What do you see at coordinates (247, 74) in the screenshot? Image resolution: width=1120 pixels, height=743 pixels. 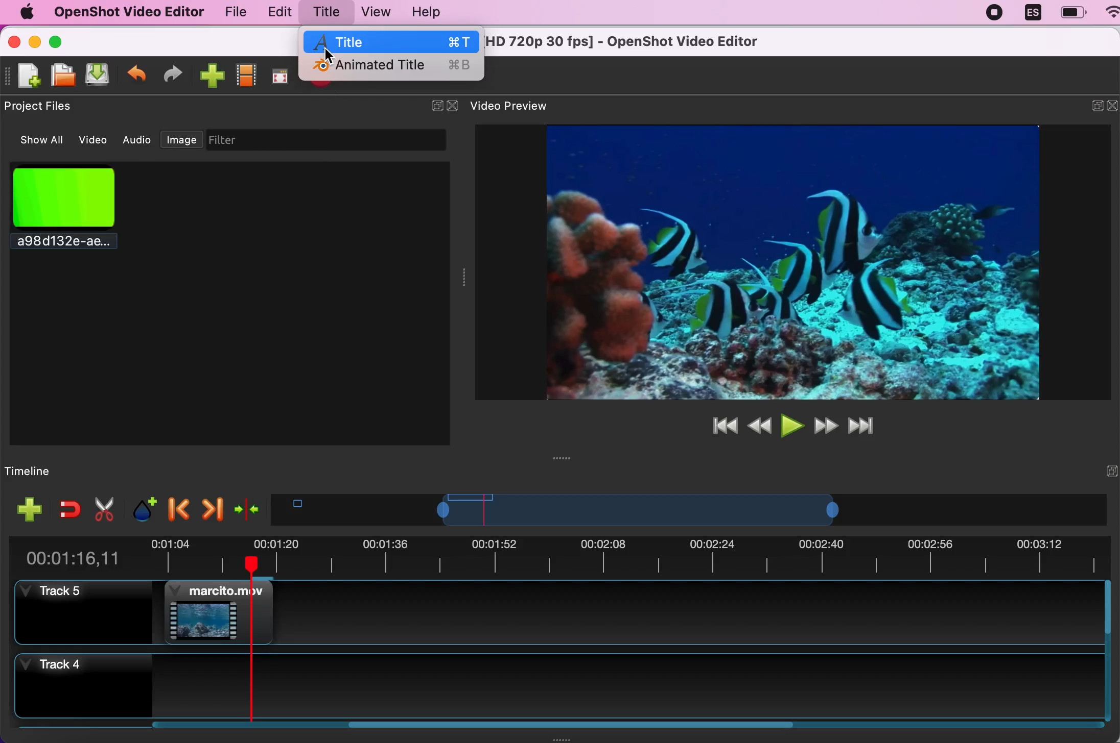 I see `choose profile` at bounding box center [247, 74].